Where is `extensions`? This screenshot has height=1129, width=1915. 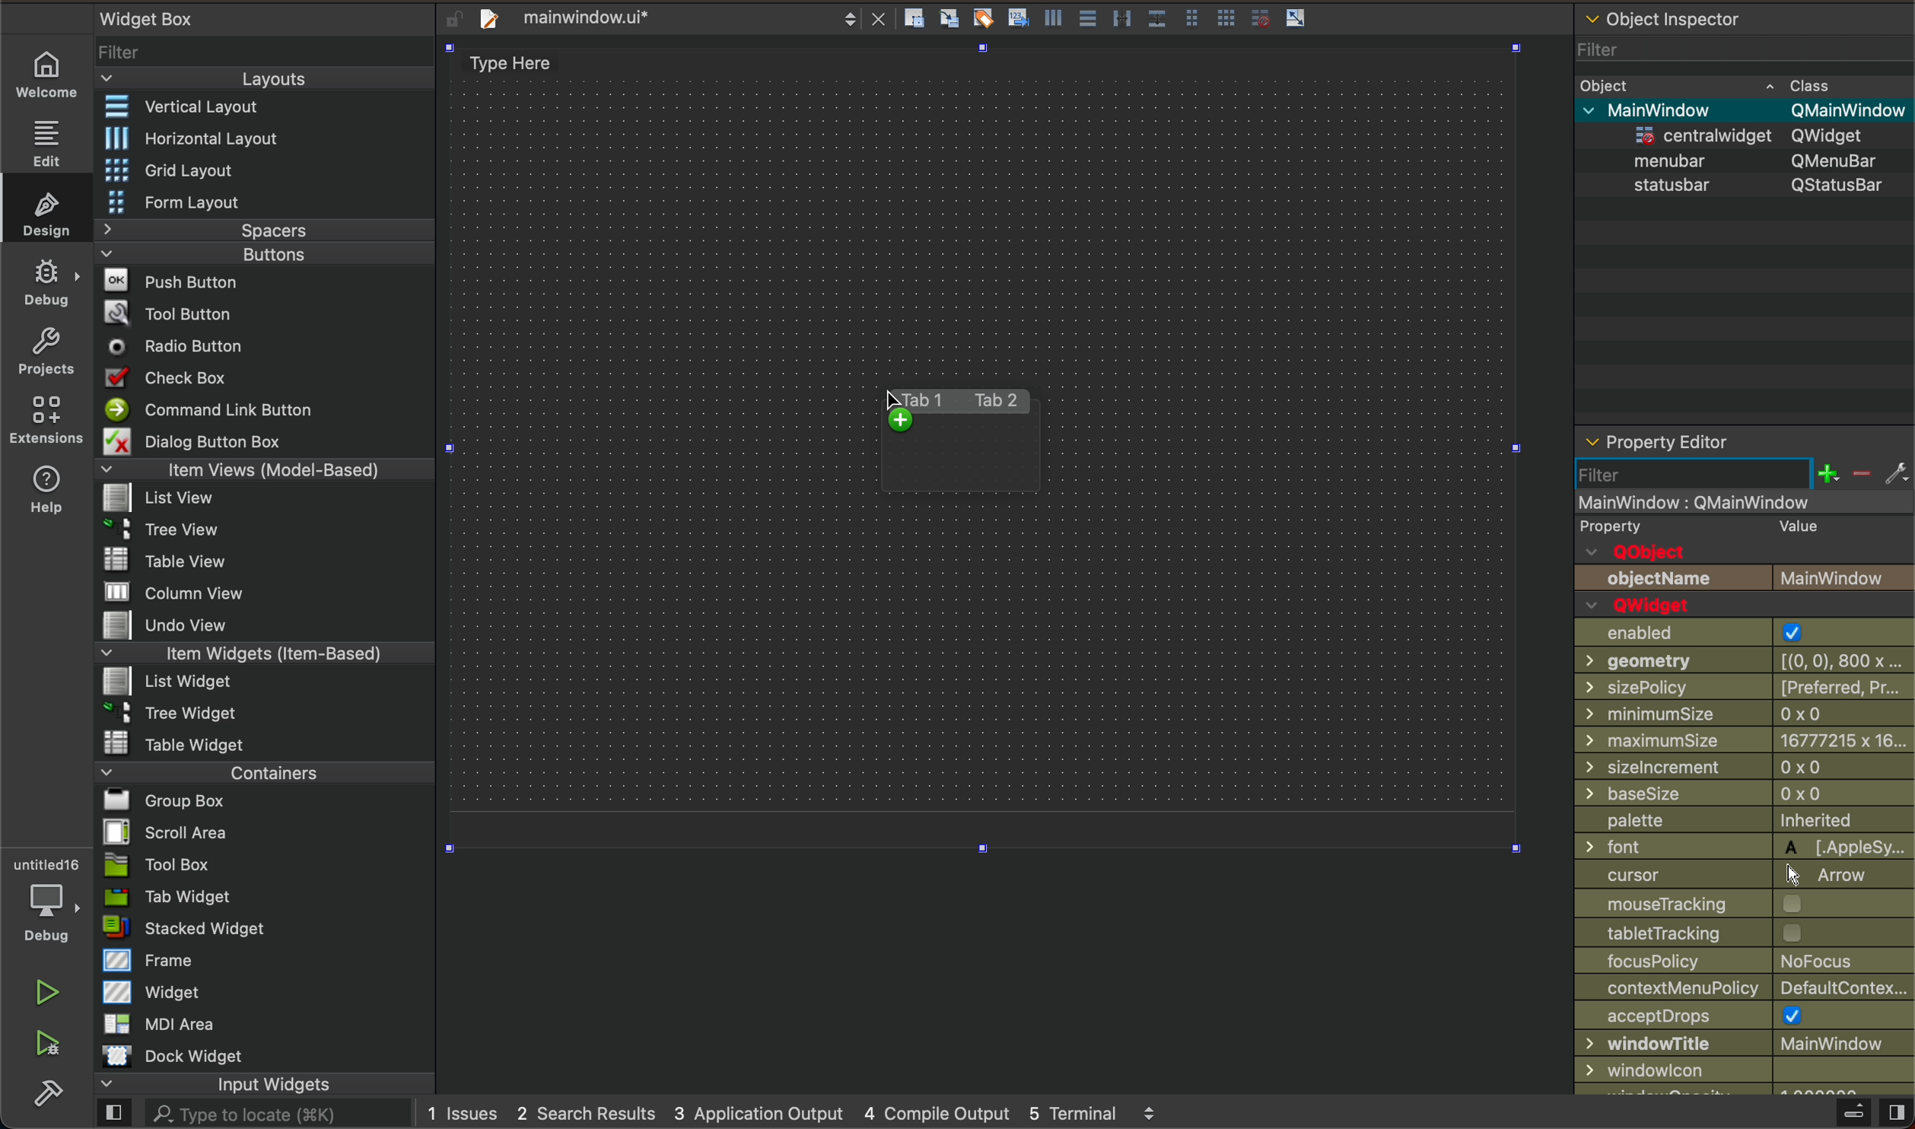
extensions is located at coordinates (49, 417).